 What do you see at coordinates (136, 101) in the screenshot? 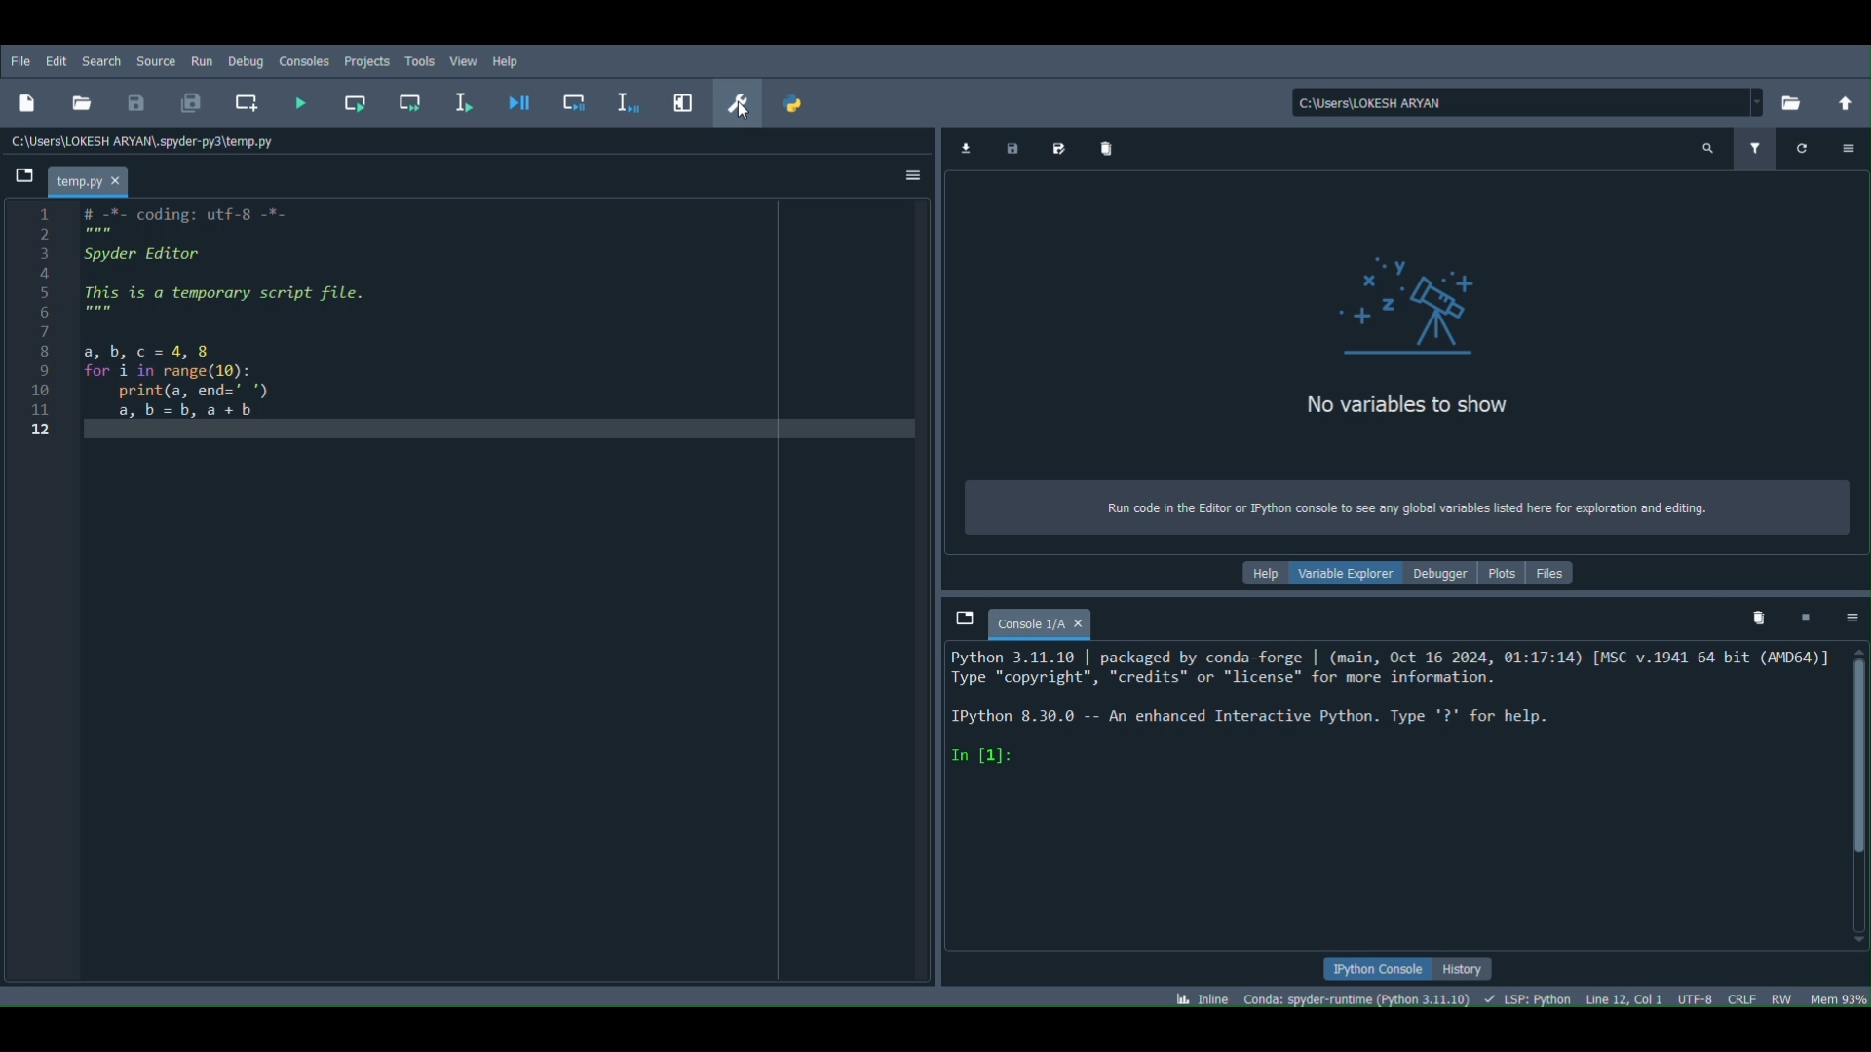
I see `Save file (Ctrl + S)` at bounding box center [136, 101].